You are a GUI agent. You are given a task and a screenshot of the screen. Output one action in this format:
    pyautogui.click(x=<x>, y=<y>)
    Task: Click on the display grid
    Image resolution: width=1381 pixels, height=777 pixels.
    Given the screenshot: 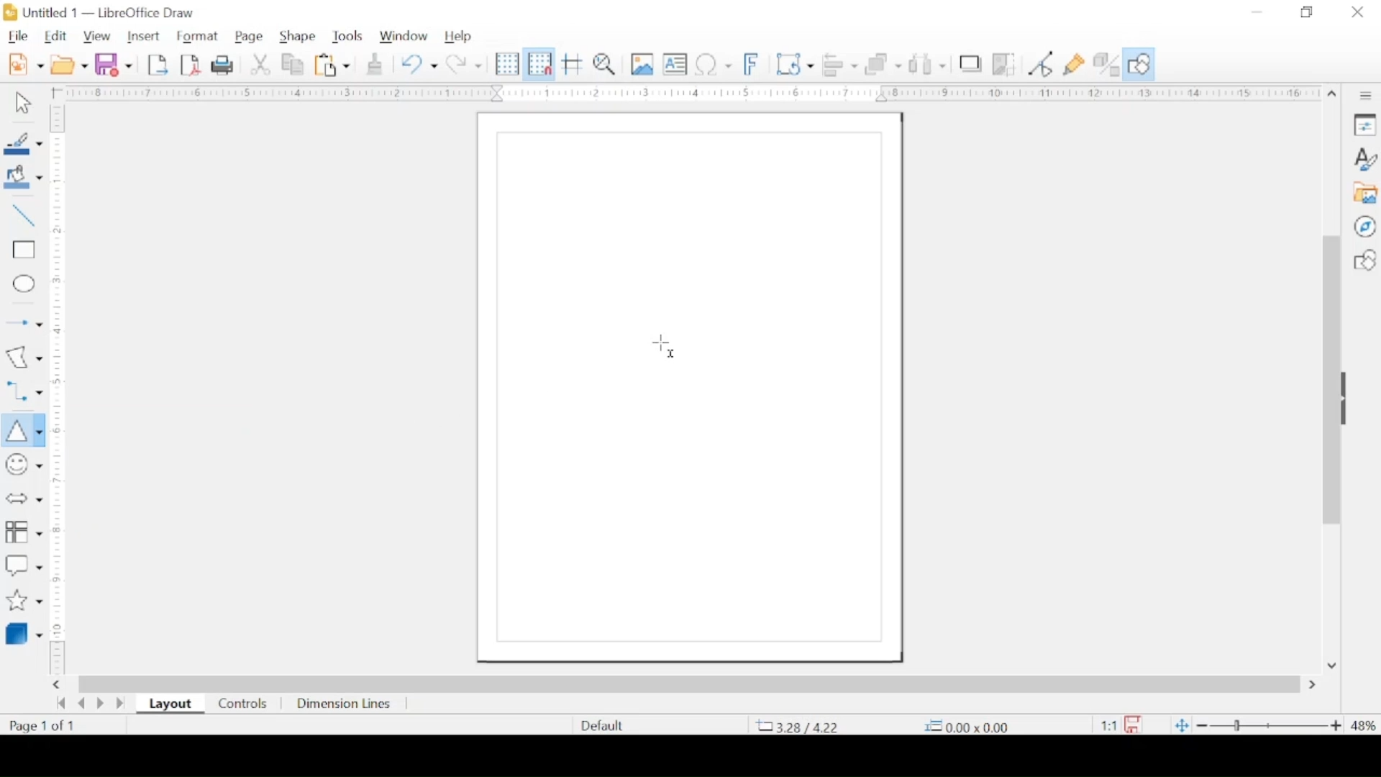 What is the action you would take?
    pyautogui.click(x=507, y=64)
    